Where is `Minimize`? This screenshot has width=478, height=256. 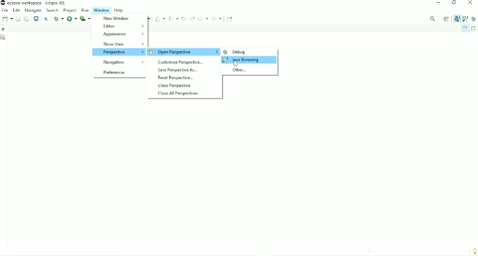
Minimize is located at coordinates (465, 28).